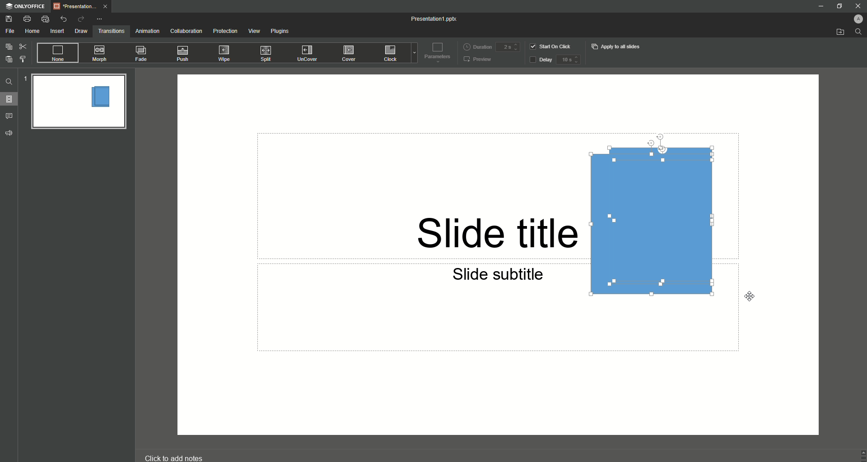  What do you see at coordinates (435, 19) in the screenshot?
I see `Presentation 1` at bounding box center [435, 19].